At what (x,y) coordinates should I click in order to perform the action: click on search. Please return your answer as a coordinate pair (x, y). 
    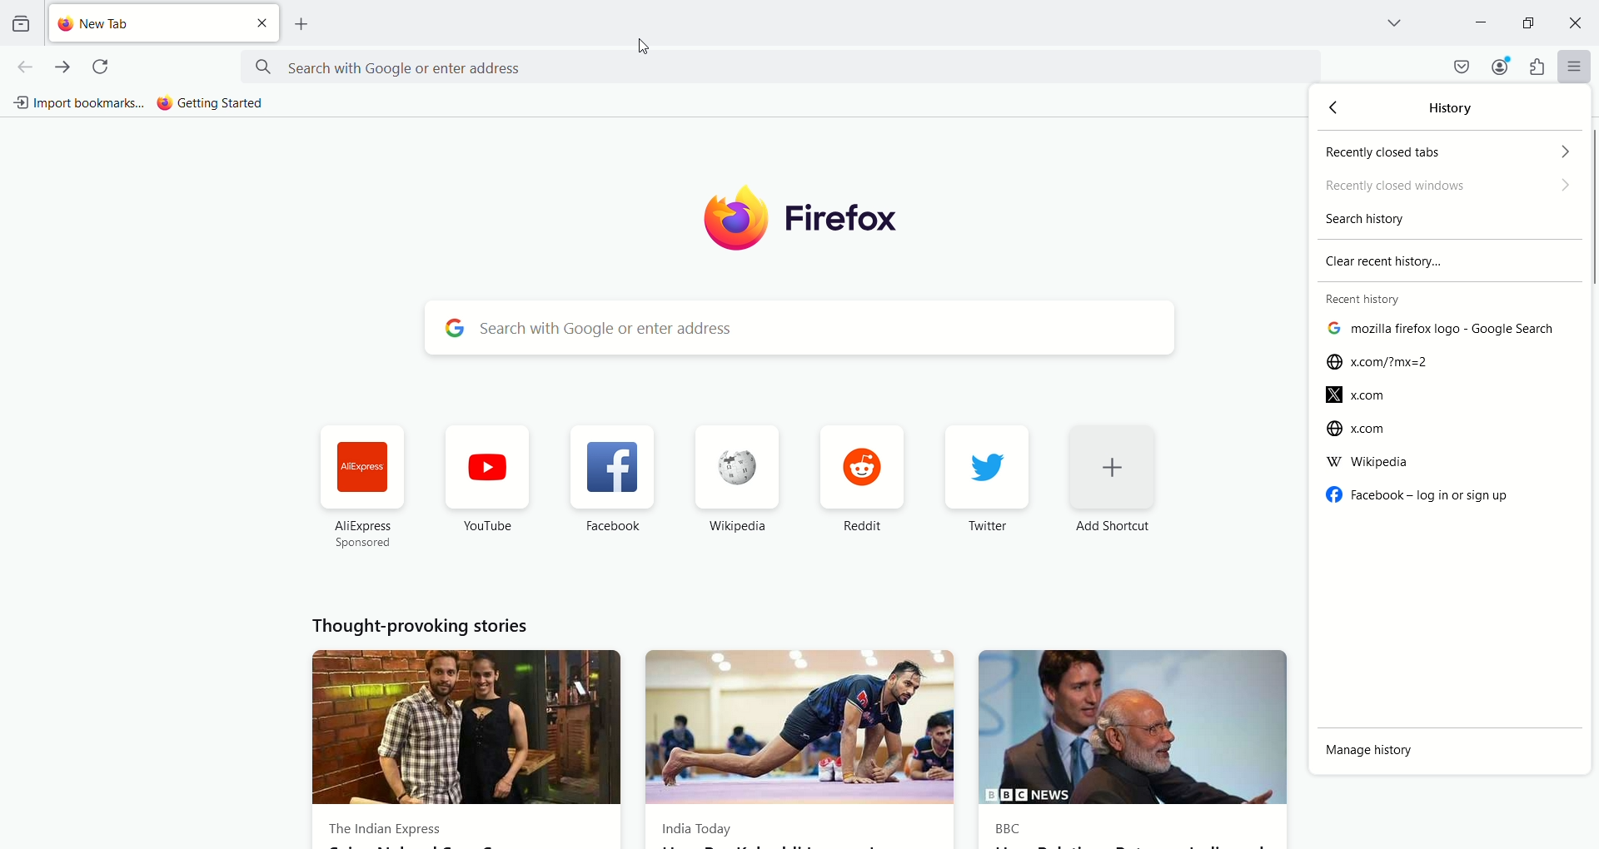
    Looking at the image, I should click on (798, 332).